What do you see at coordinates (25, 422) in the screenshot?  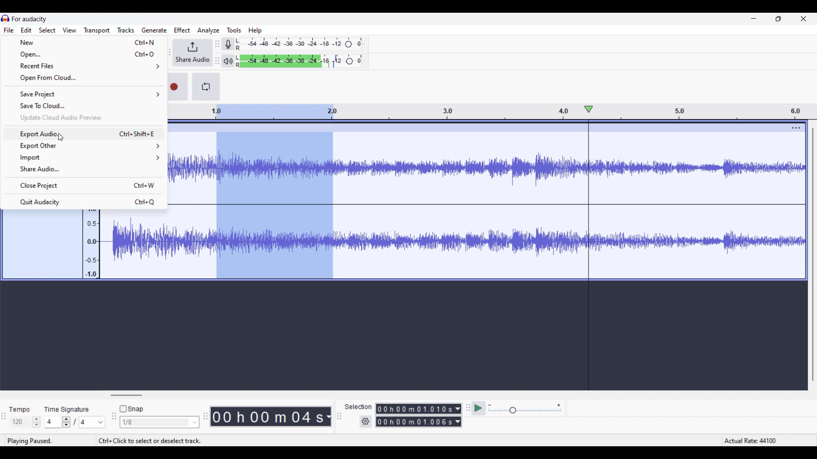 I see `Tempo settings` at bounding box center [25, 422].